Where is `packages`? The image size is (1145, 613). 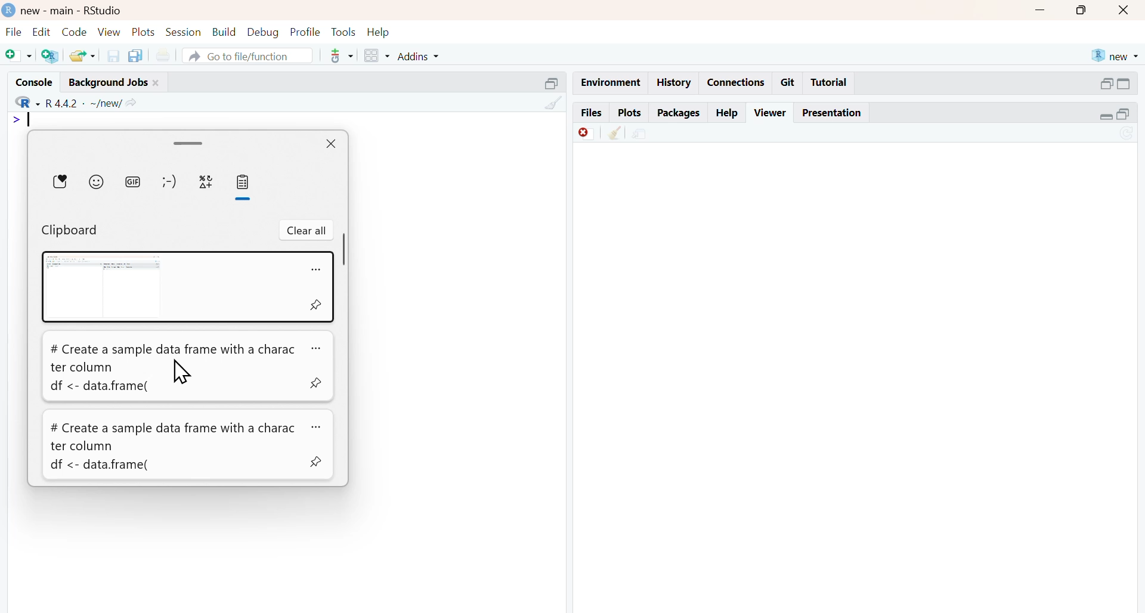
packages is located at coordinates (680, 114).